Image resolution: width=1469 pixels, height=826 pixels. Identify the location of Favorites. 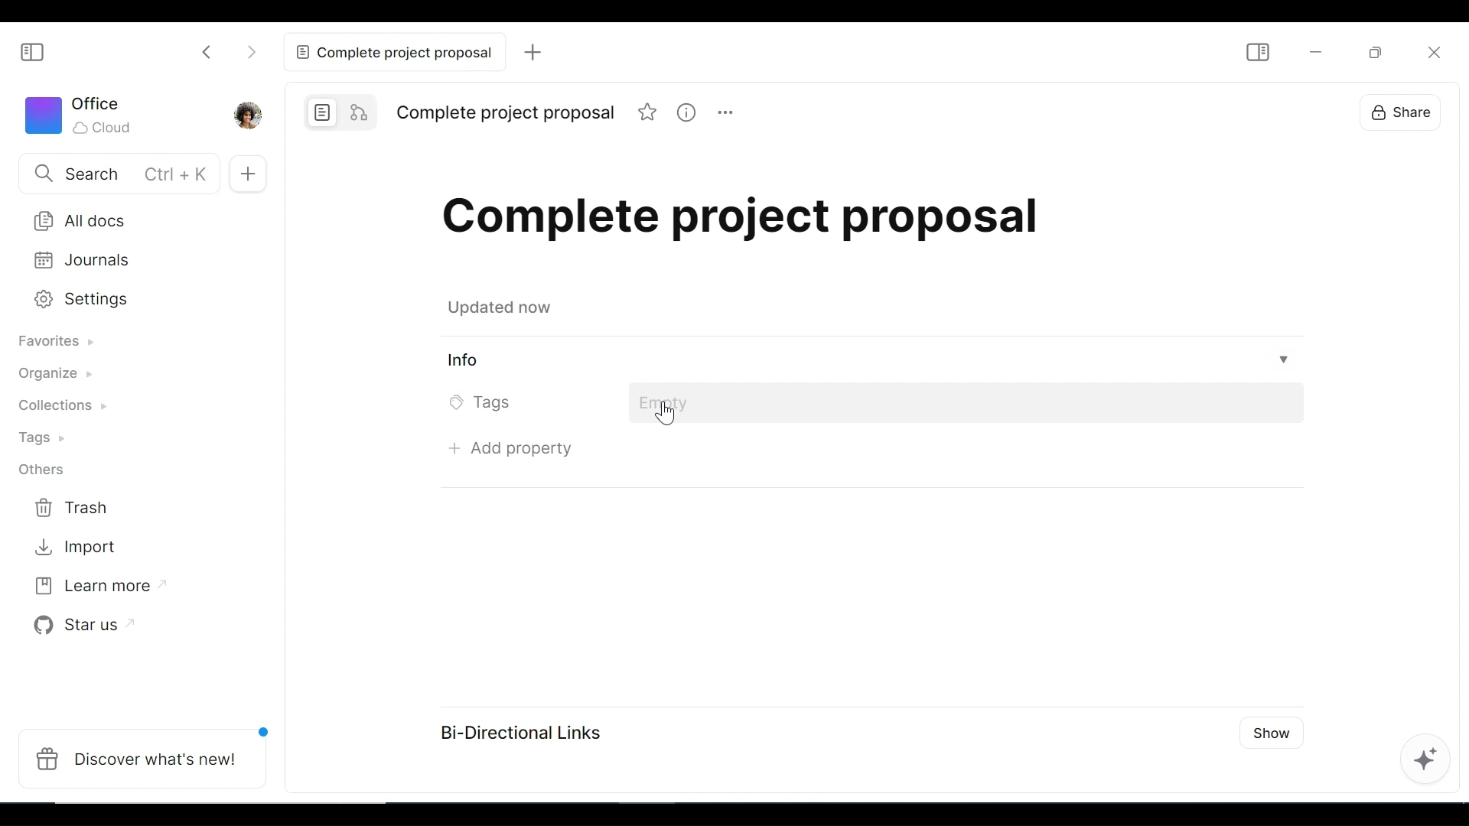
(67, 344).